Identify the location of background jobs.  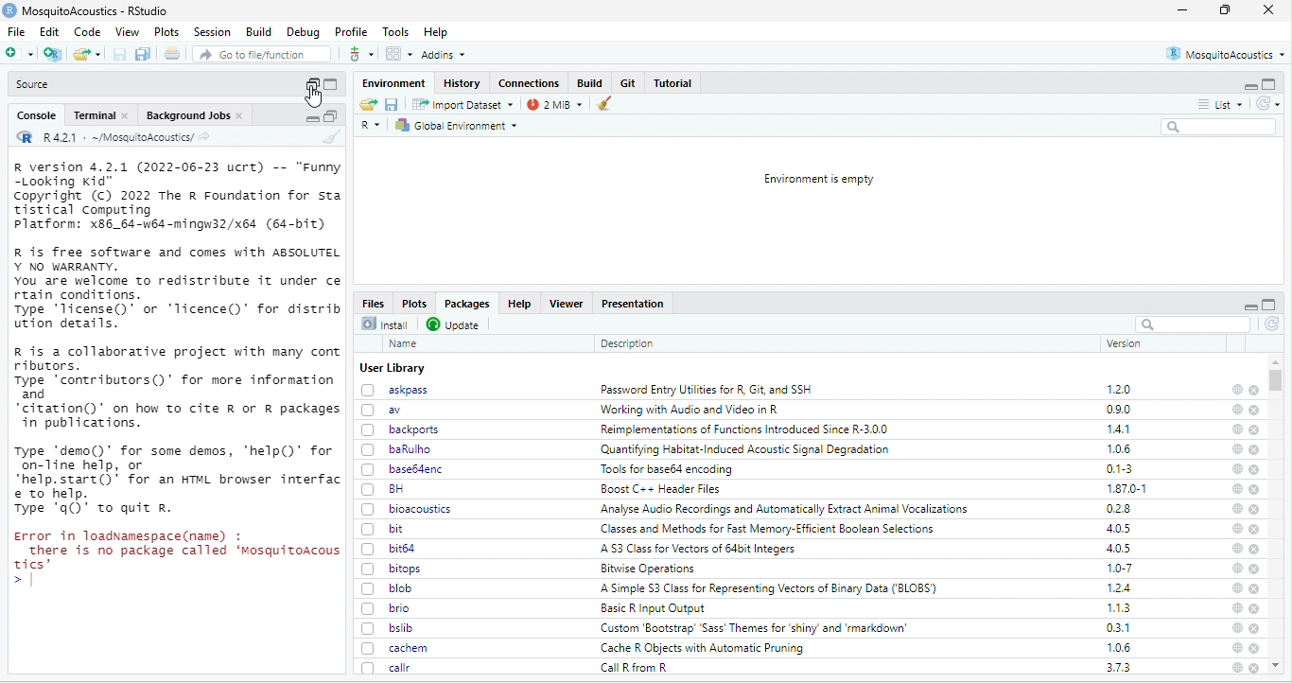
(197, 116).